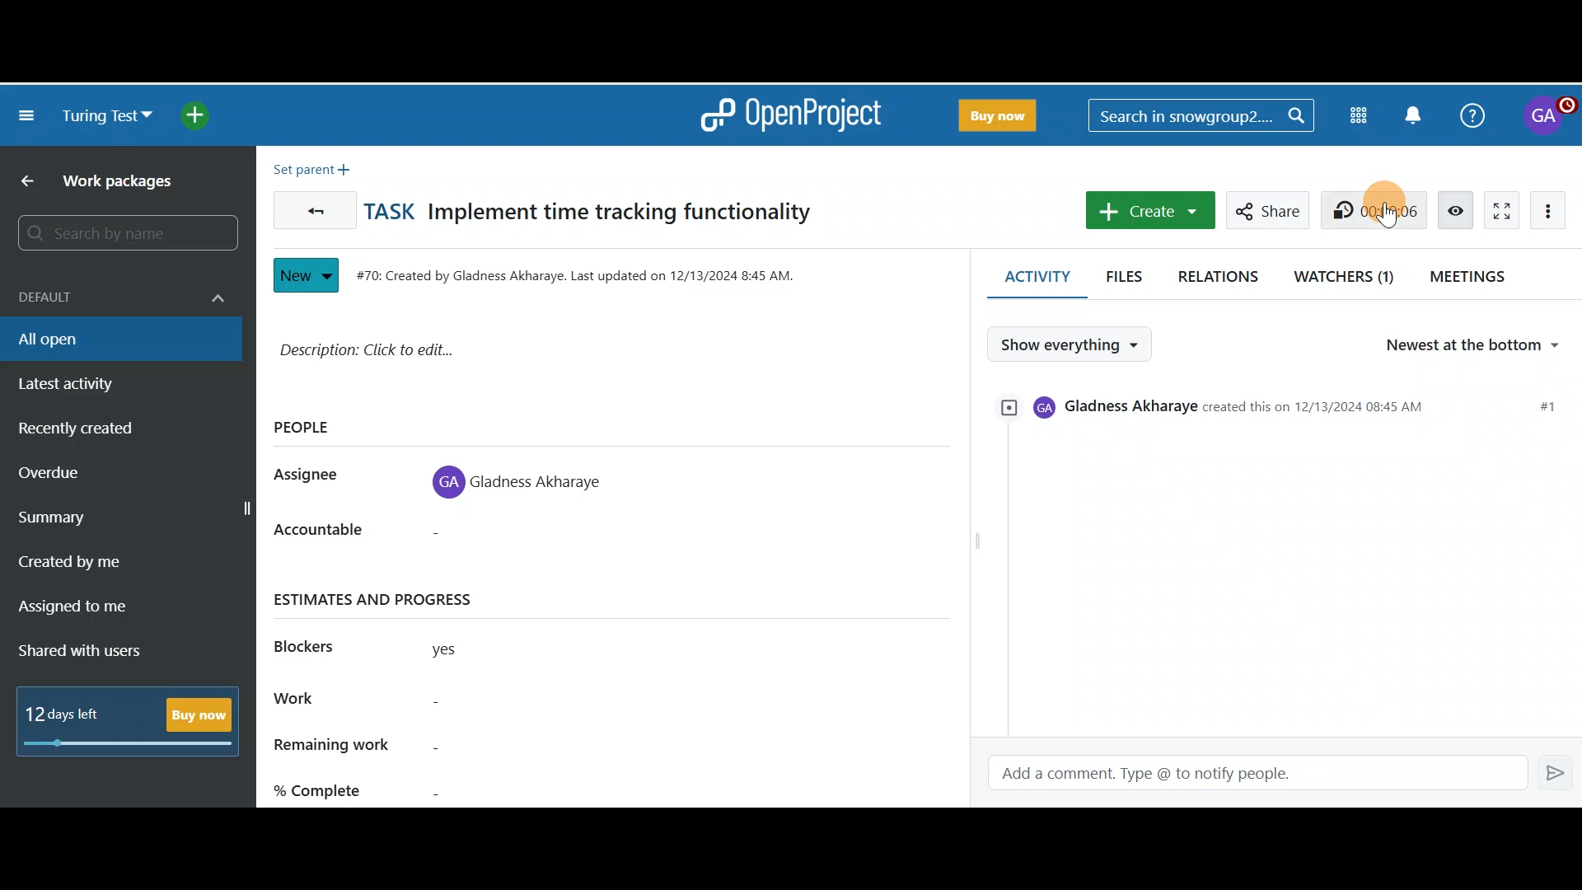  What do you see at coordinates (130, 520) in the screenshot?
I see `Summary` at bounding box center [130, 520].